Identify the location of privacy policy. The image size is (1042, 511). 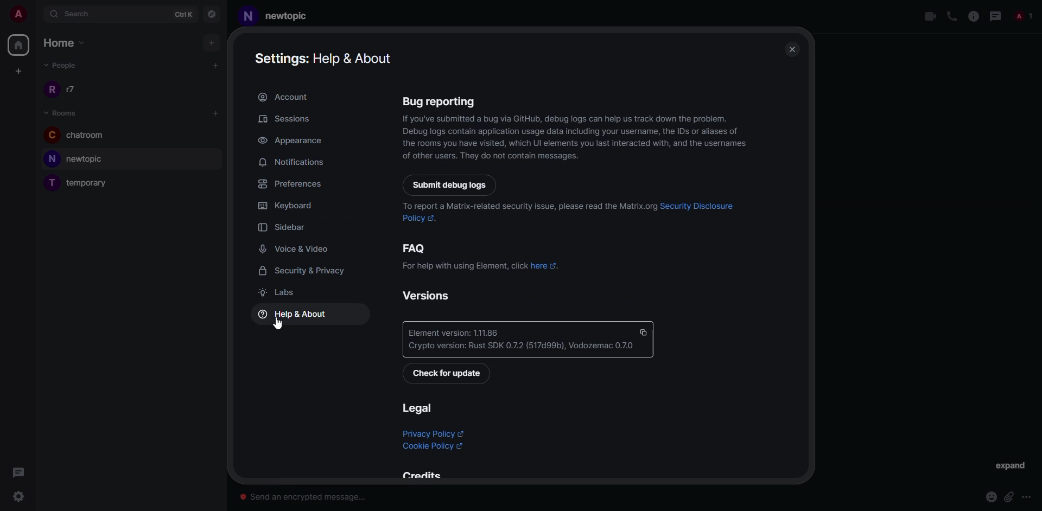
(434, 433).